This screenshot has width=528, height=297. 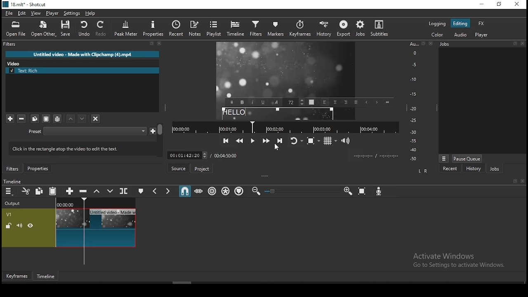 I want to click on pause queue, so click(x=467, y=158).